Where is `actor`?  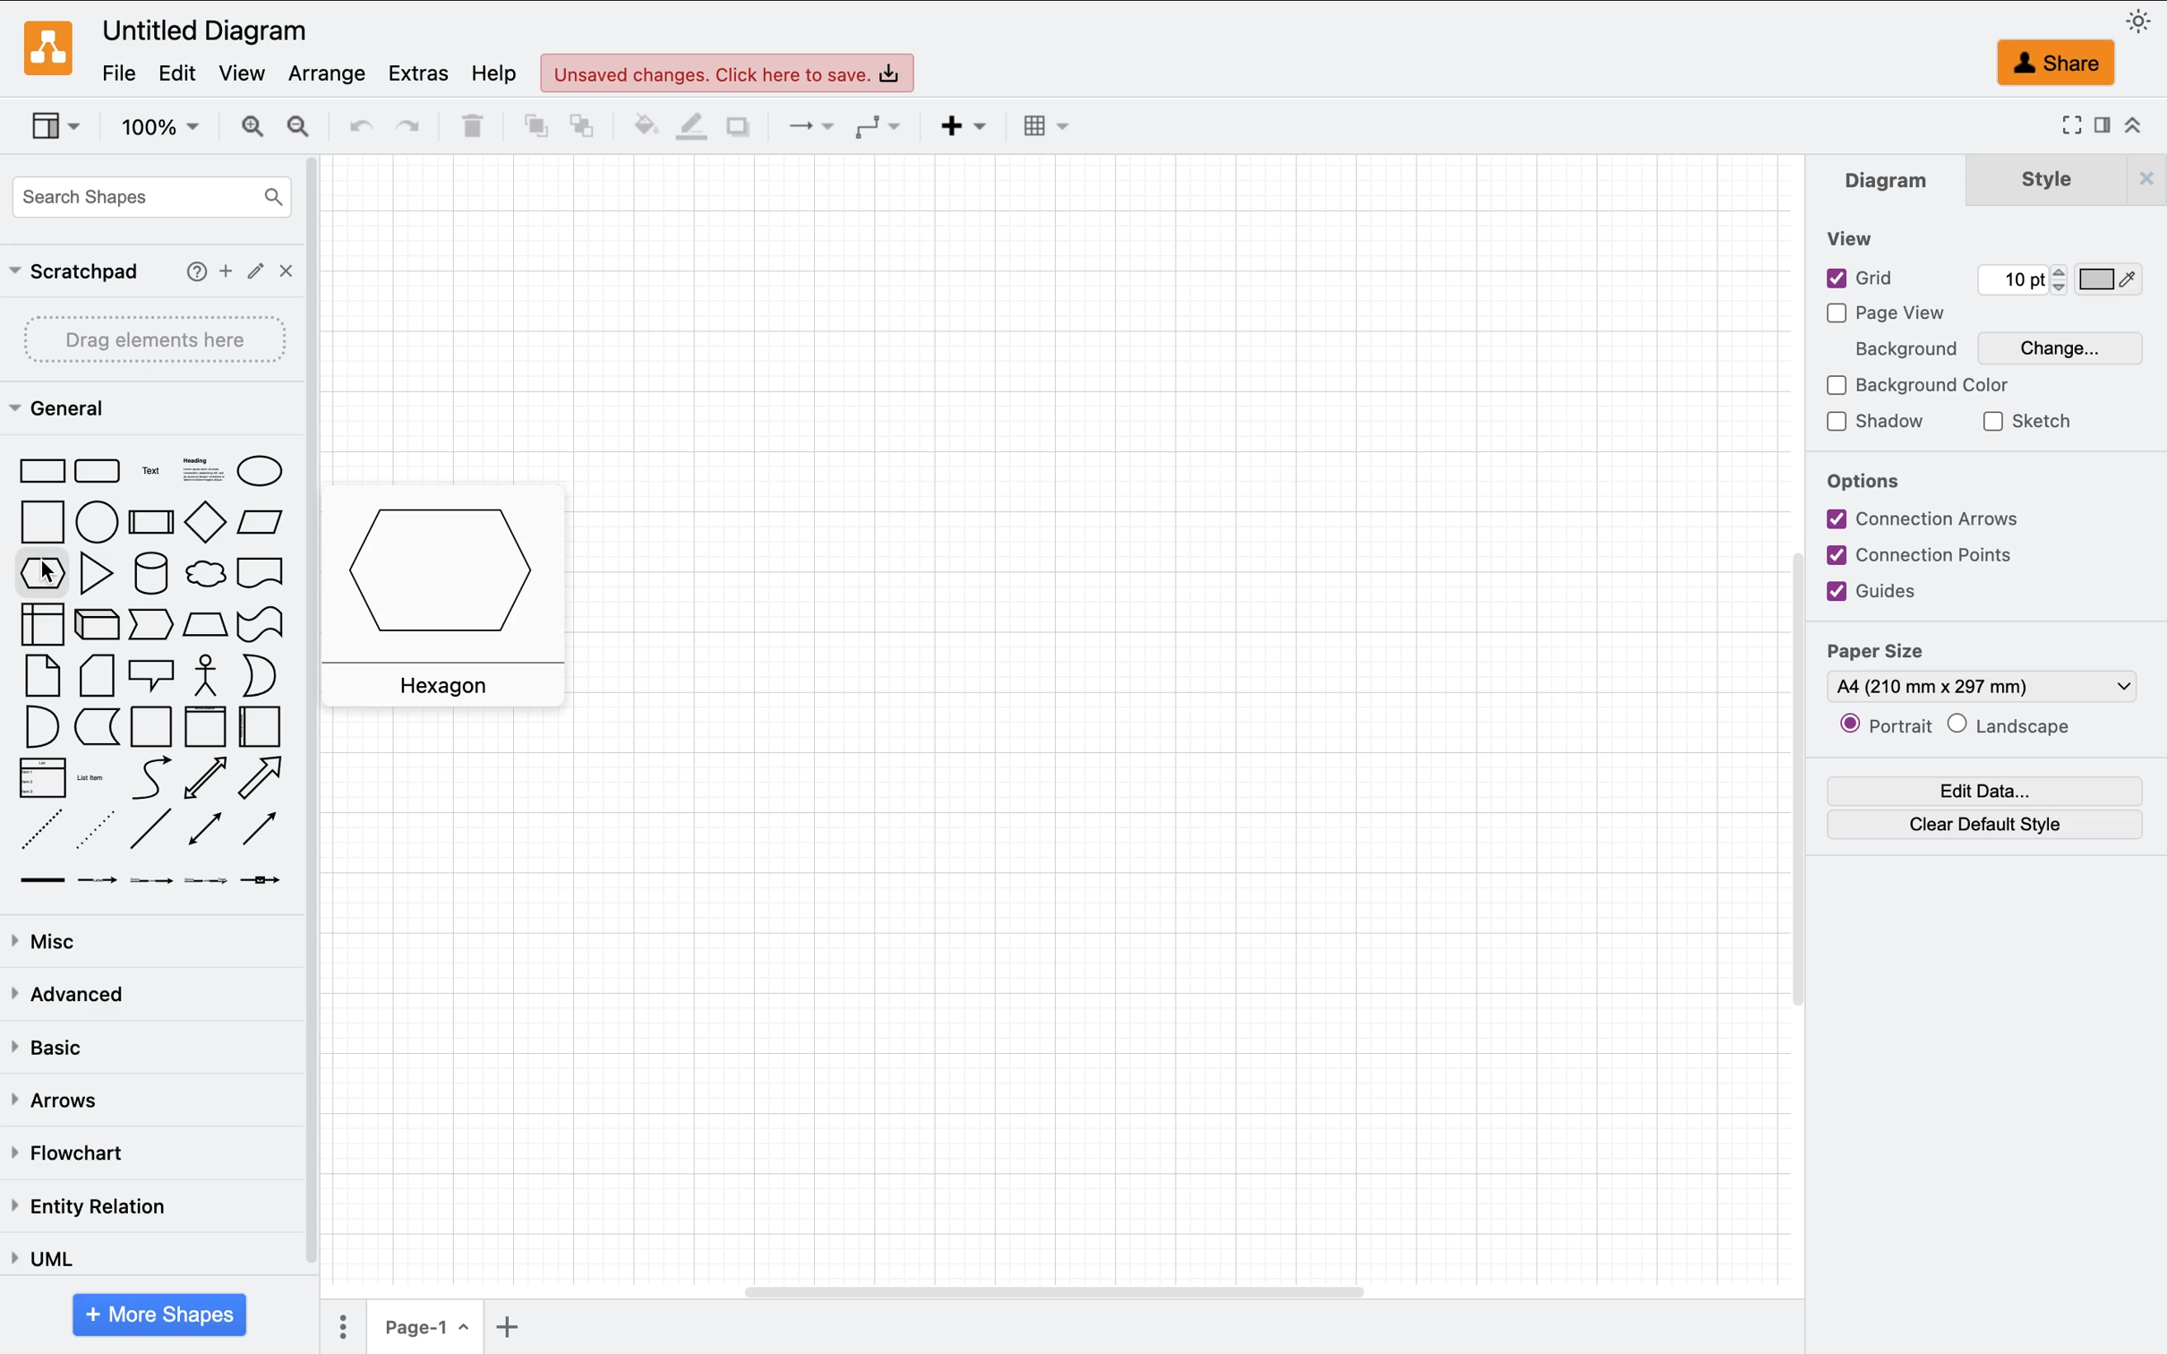
actor is located at coordinates (210, 676).